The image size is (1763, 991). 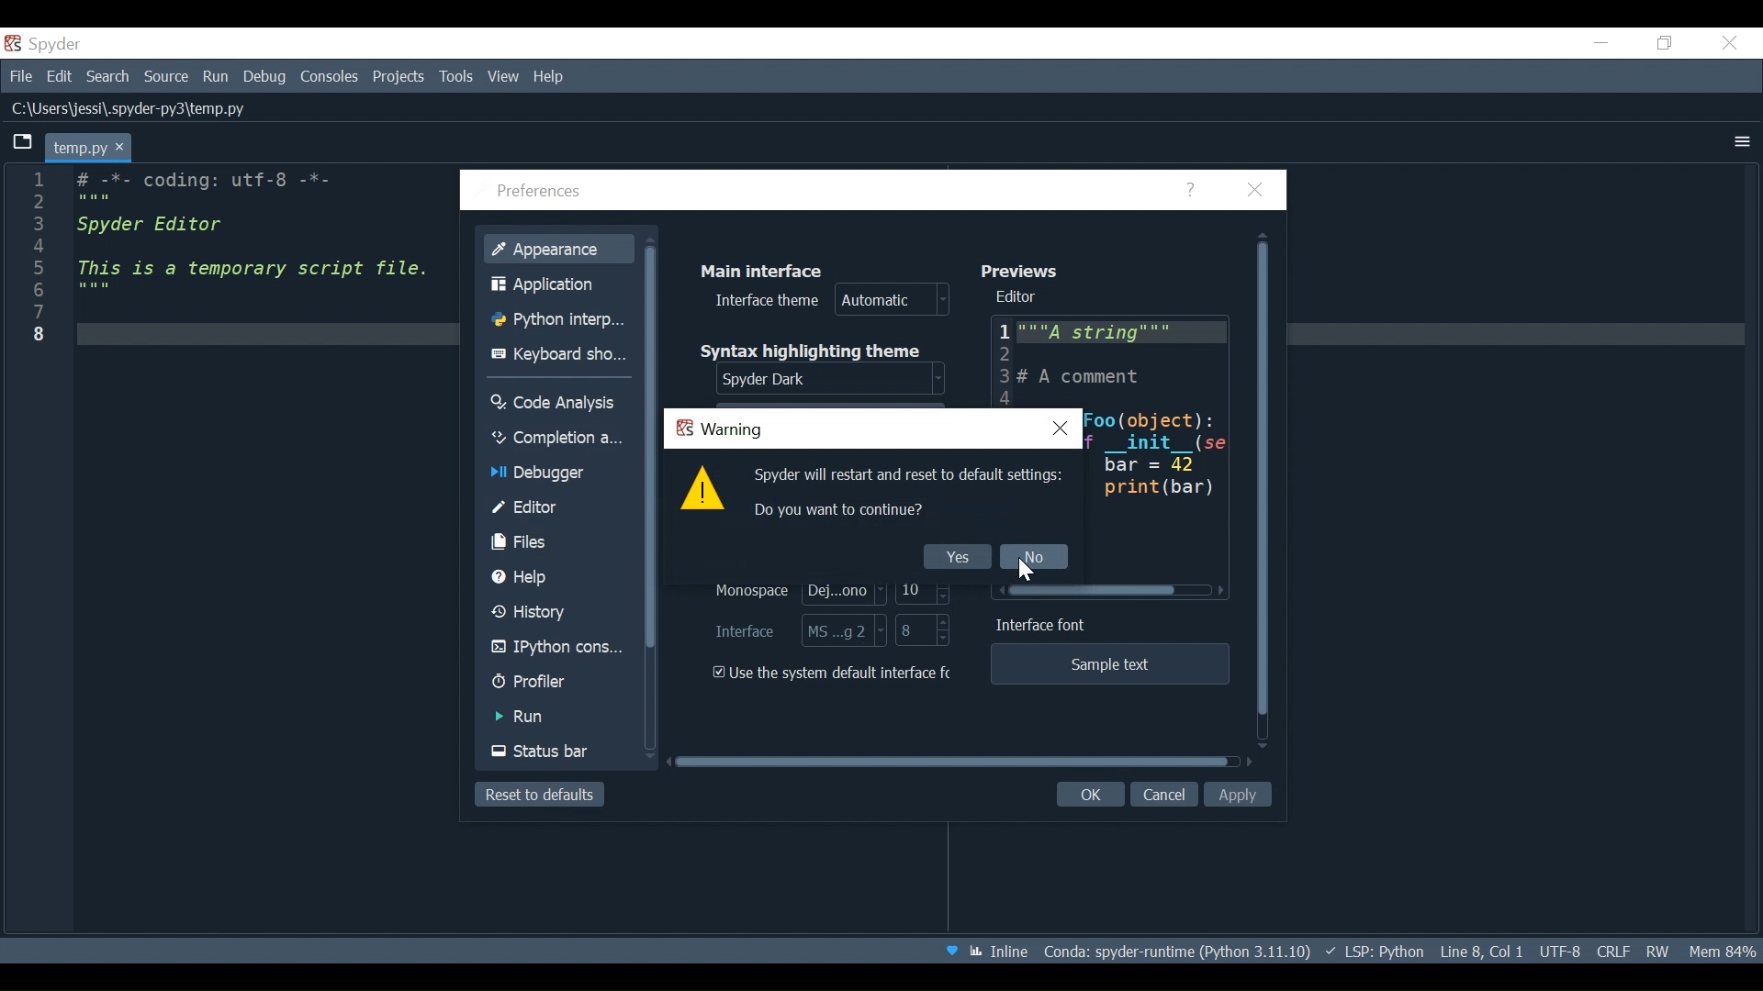 What do you see at coordinates (108, 79) in the screenshot?
I see `Search` at bounding box center [108, 79].